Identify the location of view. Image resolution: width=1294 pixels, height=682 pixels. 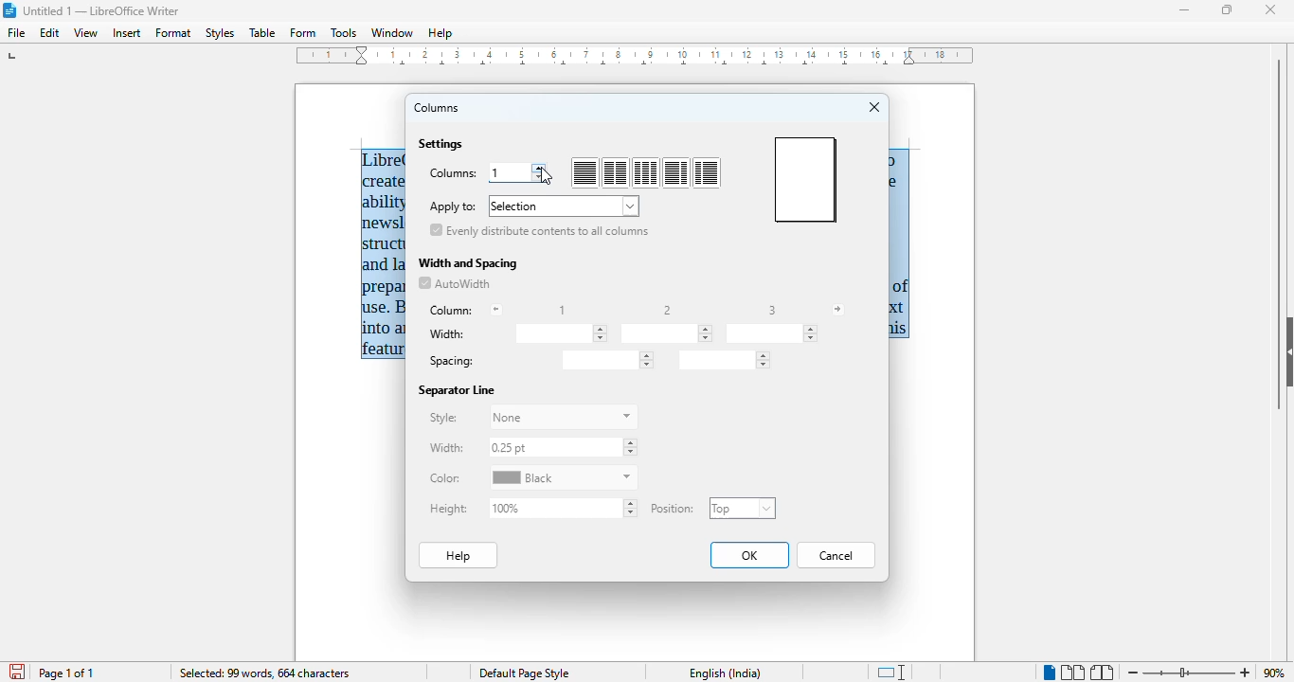
(85, 33).